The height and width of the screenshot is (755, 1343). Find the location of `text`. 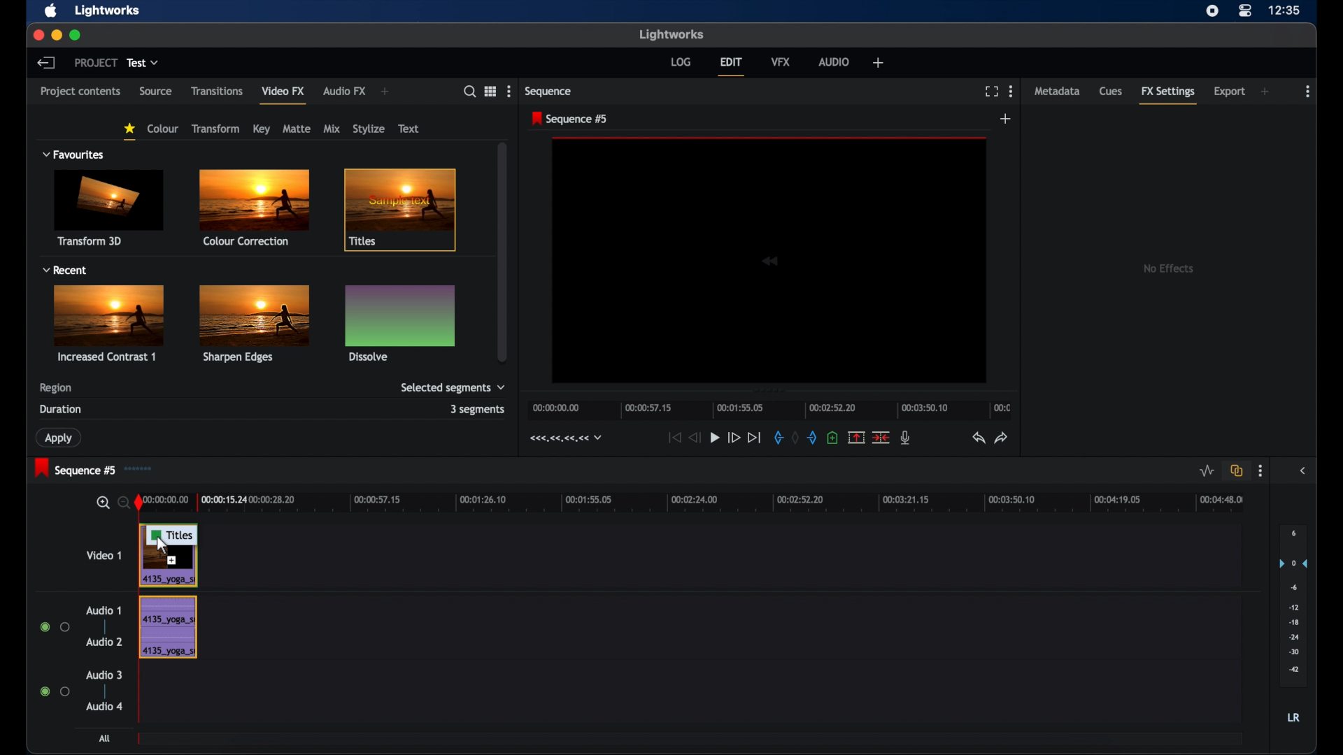

text is located at coordinates (408, 129).